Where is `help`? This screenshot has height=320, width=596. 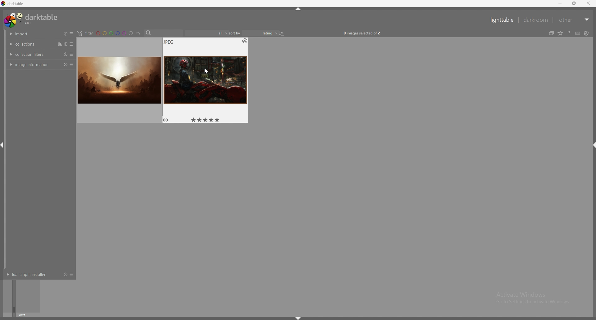
help is located at coordinates (569, 33).